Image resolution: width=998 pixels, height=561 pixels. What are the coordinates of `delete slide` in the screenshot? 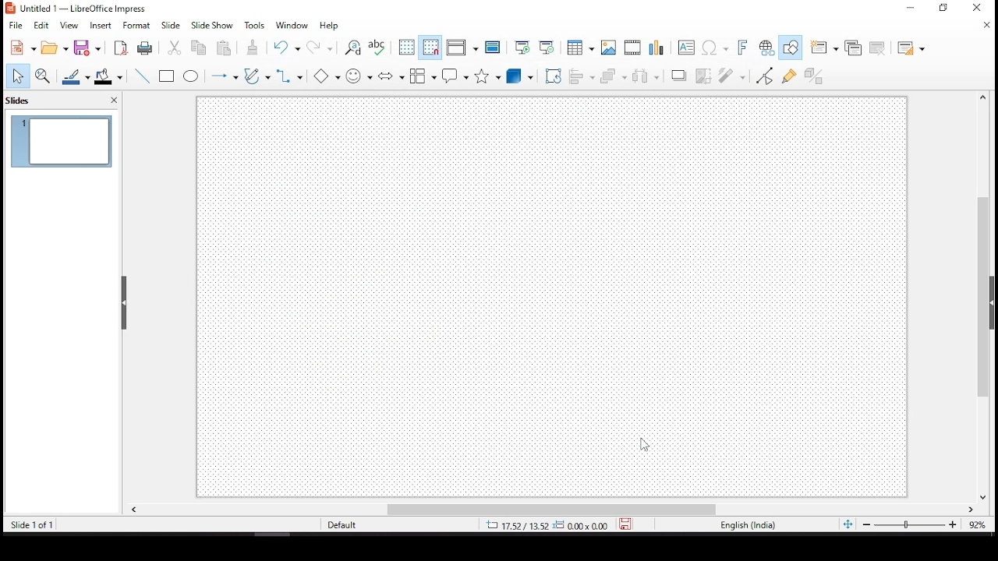 It's located at (876, 47).